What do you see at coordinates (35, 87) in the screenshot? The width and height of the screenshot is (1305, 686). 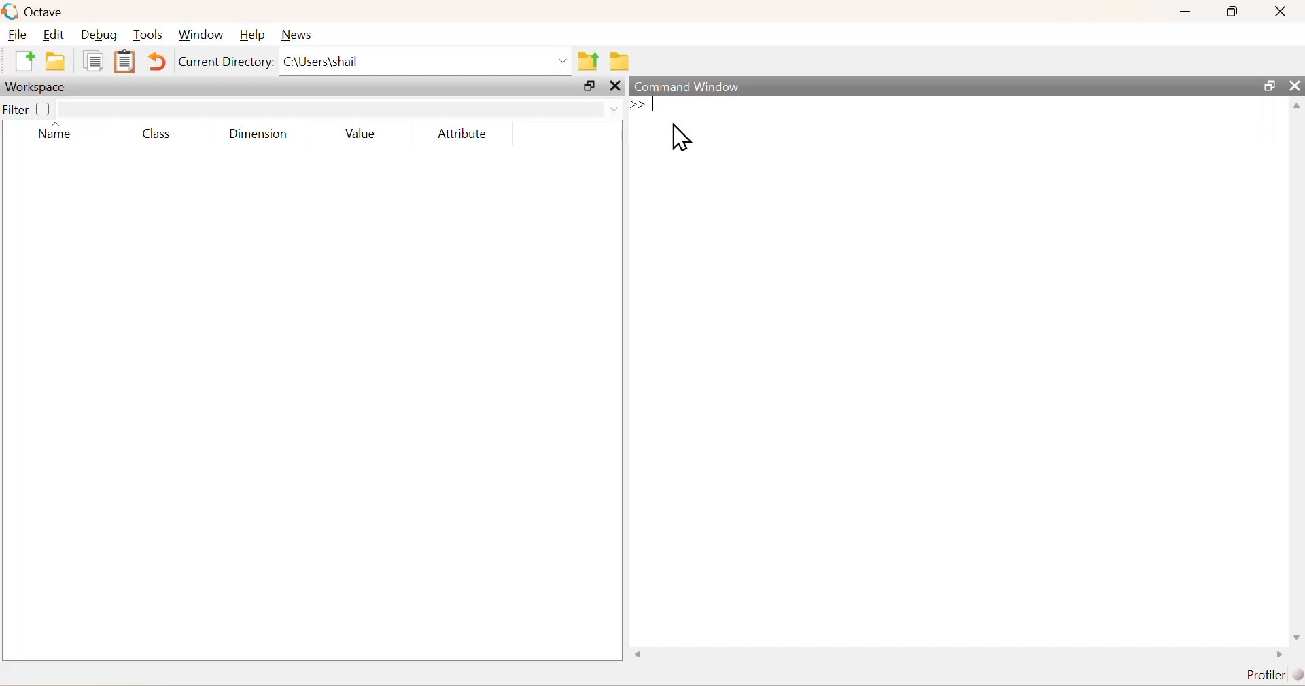 I see `Workspace` at bounding box center [35, 87].